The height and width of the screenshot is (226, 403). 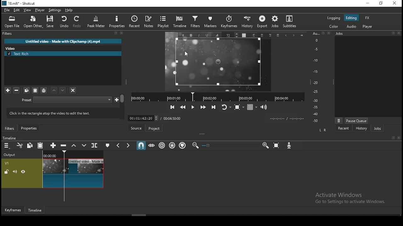 I want to click on skip to the next point, so click(x=214, y=107).